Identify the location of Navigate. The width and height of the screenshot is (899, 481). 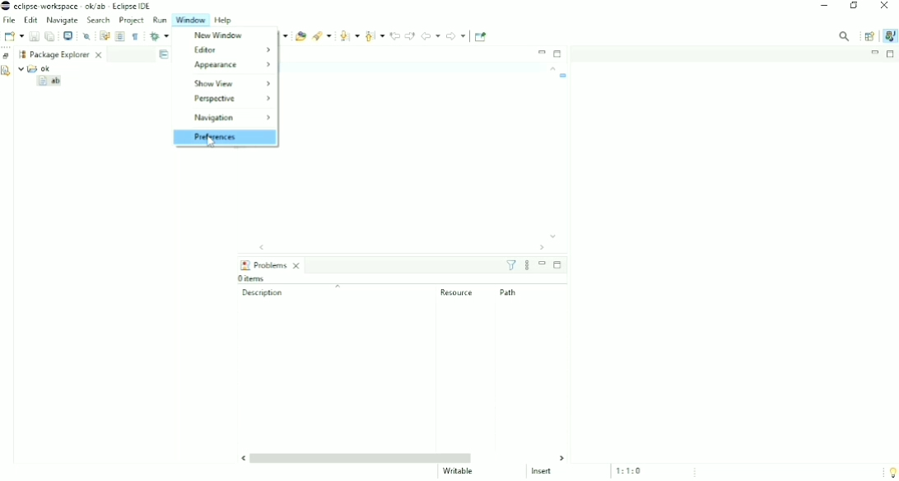
(62, 21).